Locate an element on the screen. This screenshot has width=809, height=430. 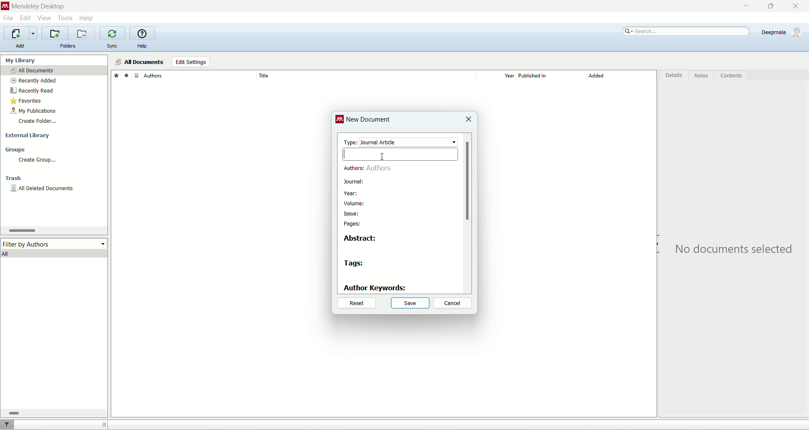
notes is located at coordinates (702, 76).